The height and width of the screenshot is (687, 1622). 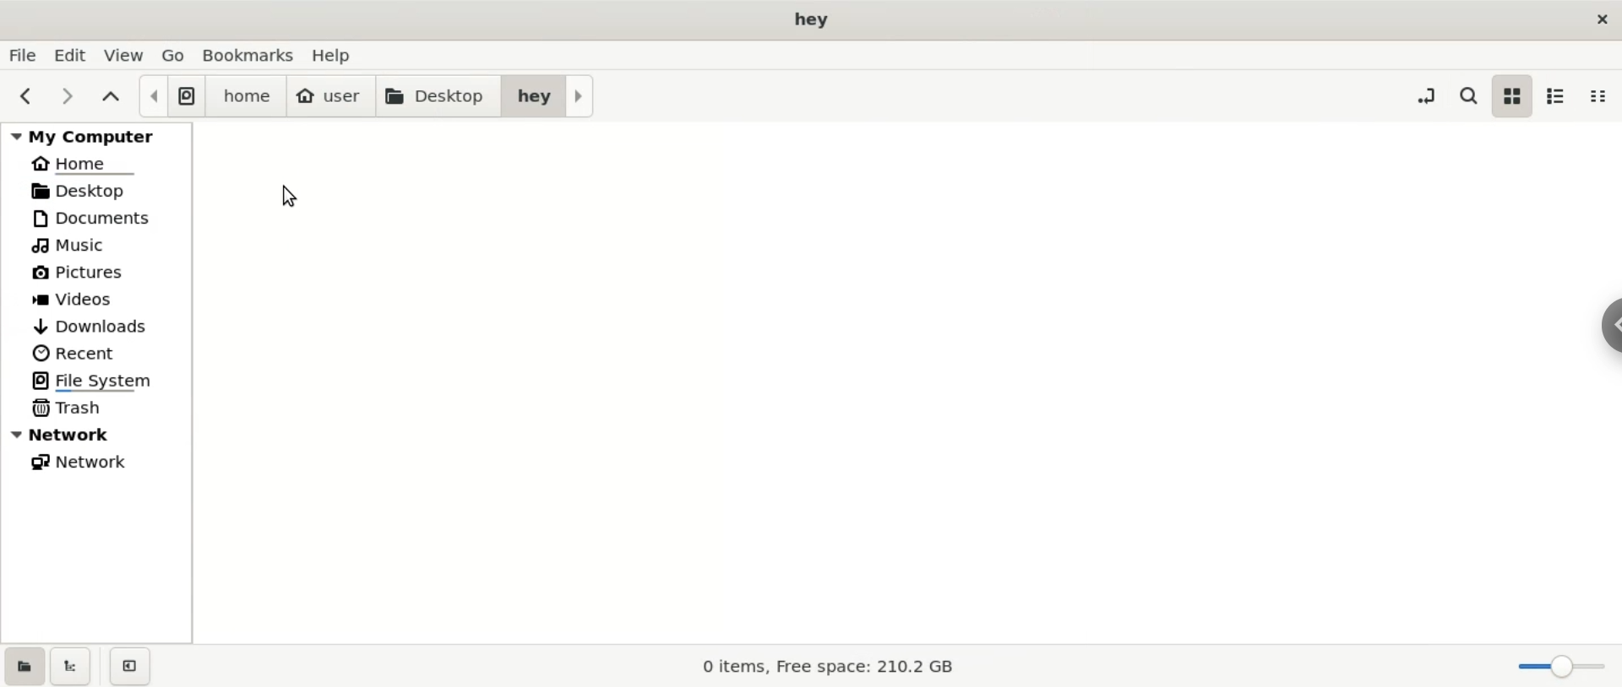 I want to click on icon view, so click(x=1513, y=97).